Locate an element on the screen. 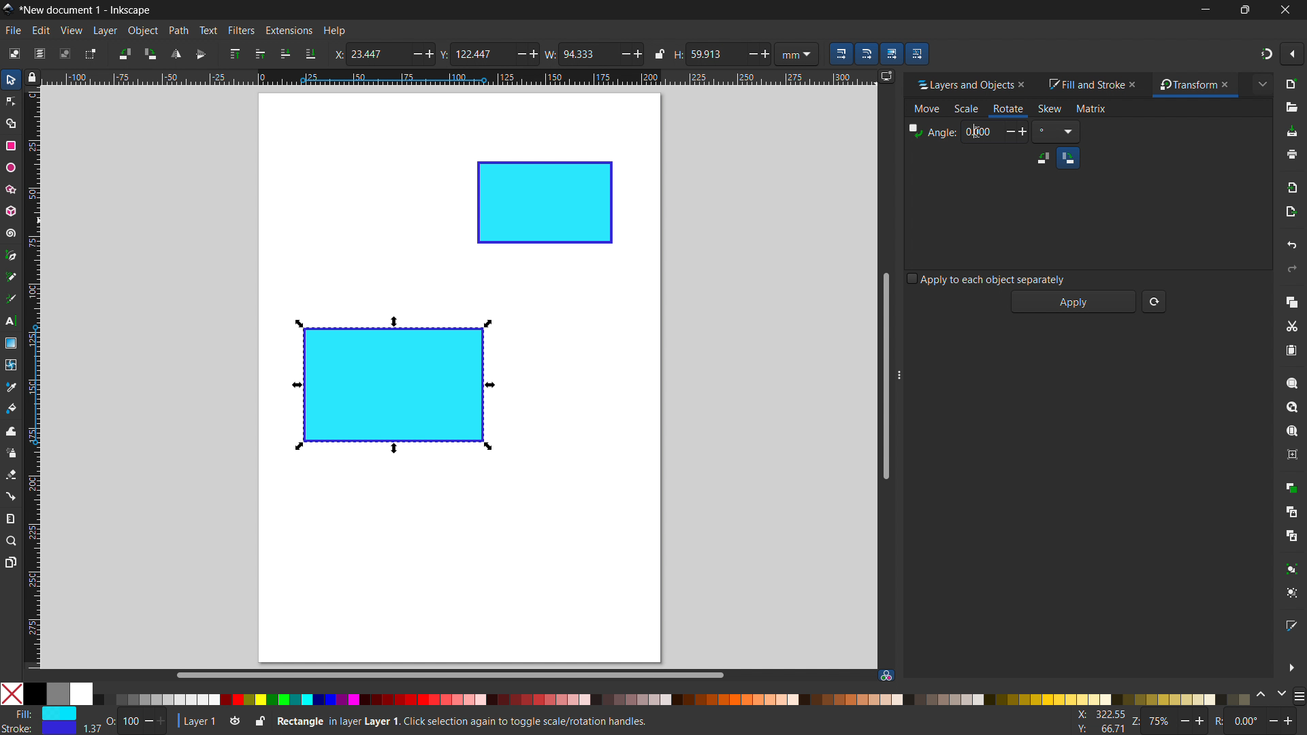 The width and height of the screenshot is (1307, 735). spiral tool is located at coordinates (10, 233).